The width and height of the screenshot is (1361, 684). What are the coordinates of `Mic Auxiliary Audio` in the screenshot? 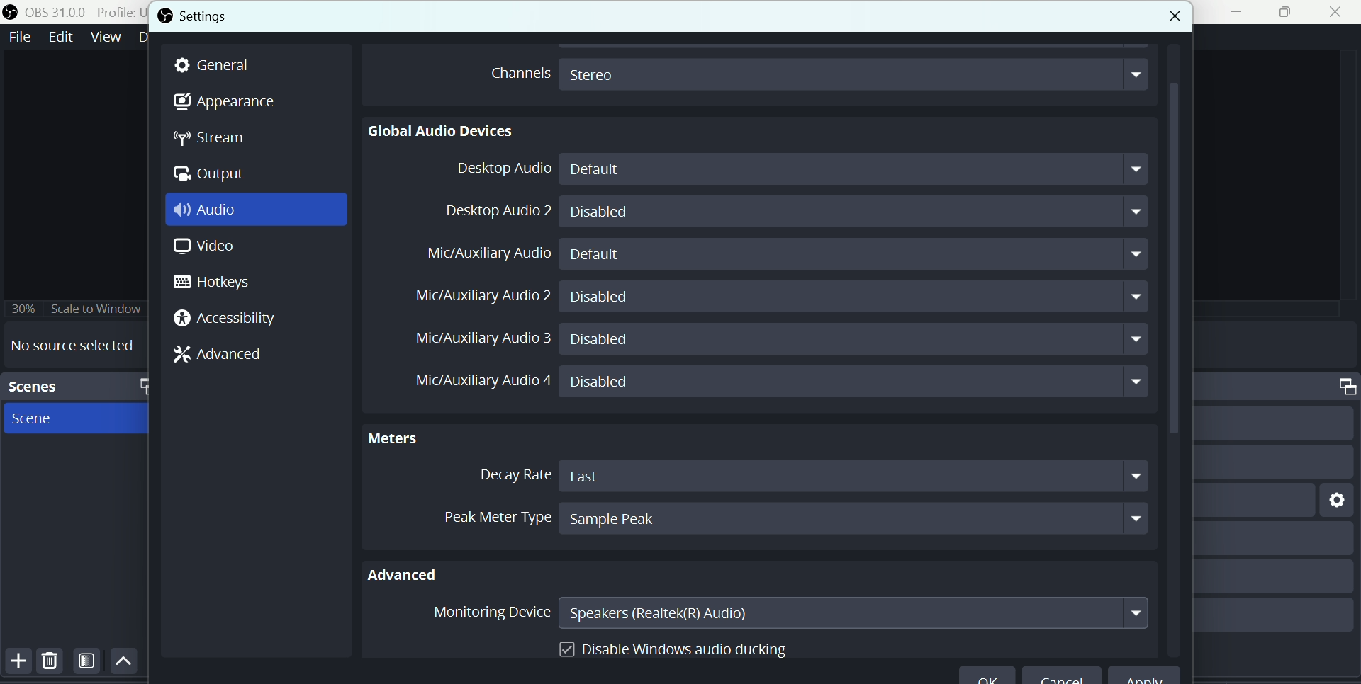 It's located at (491, 254).